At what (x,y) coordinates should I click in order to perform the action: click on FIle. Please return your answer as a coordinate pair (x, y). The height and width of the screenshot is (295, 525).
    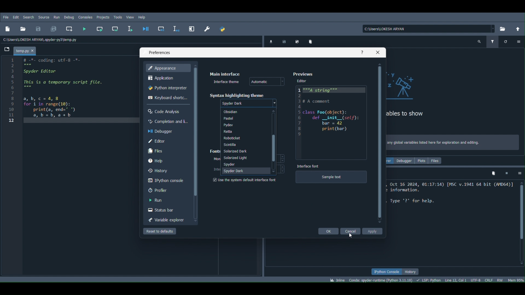
    Looking at the image, I should click on (5, 16).